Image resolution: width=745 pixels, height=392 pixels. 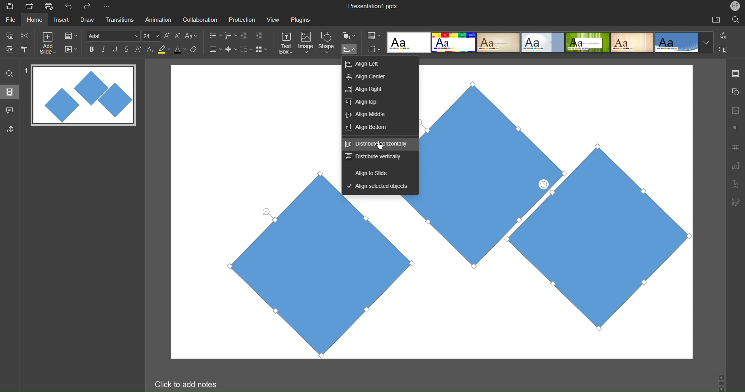 What do you see at coordinates (113, 36) in the screenshot?
I see `Font` at bounding box center [113, 36].